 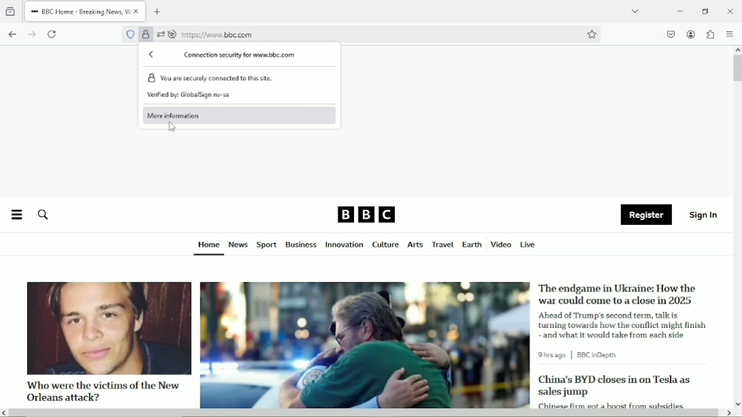 I want to click on Home, so click(x=208, y=244).